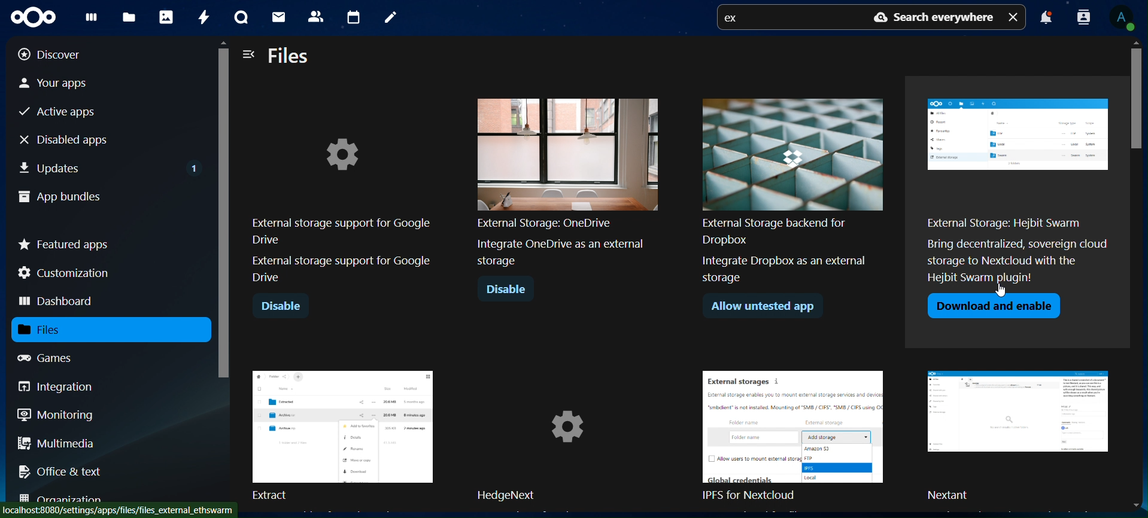 Image resolution: width=1148 pixels, height=518 pixels. Describe the element at coordinates (110, 166) in the screenshot. I see `updates` at that location.